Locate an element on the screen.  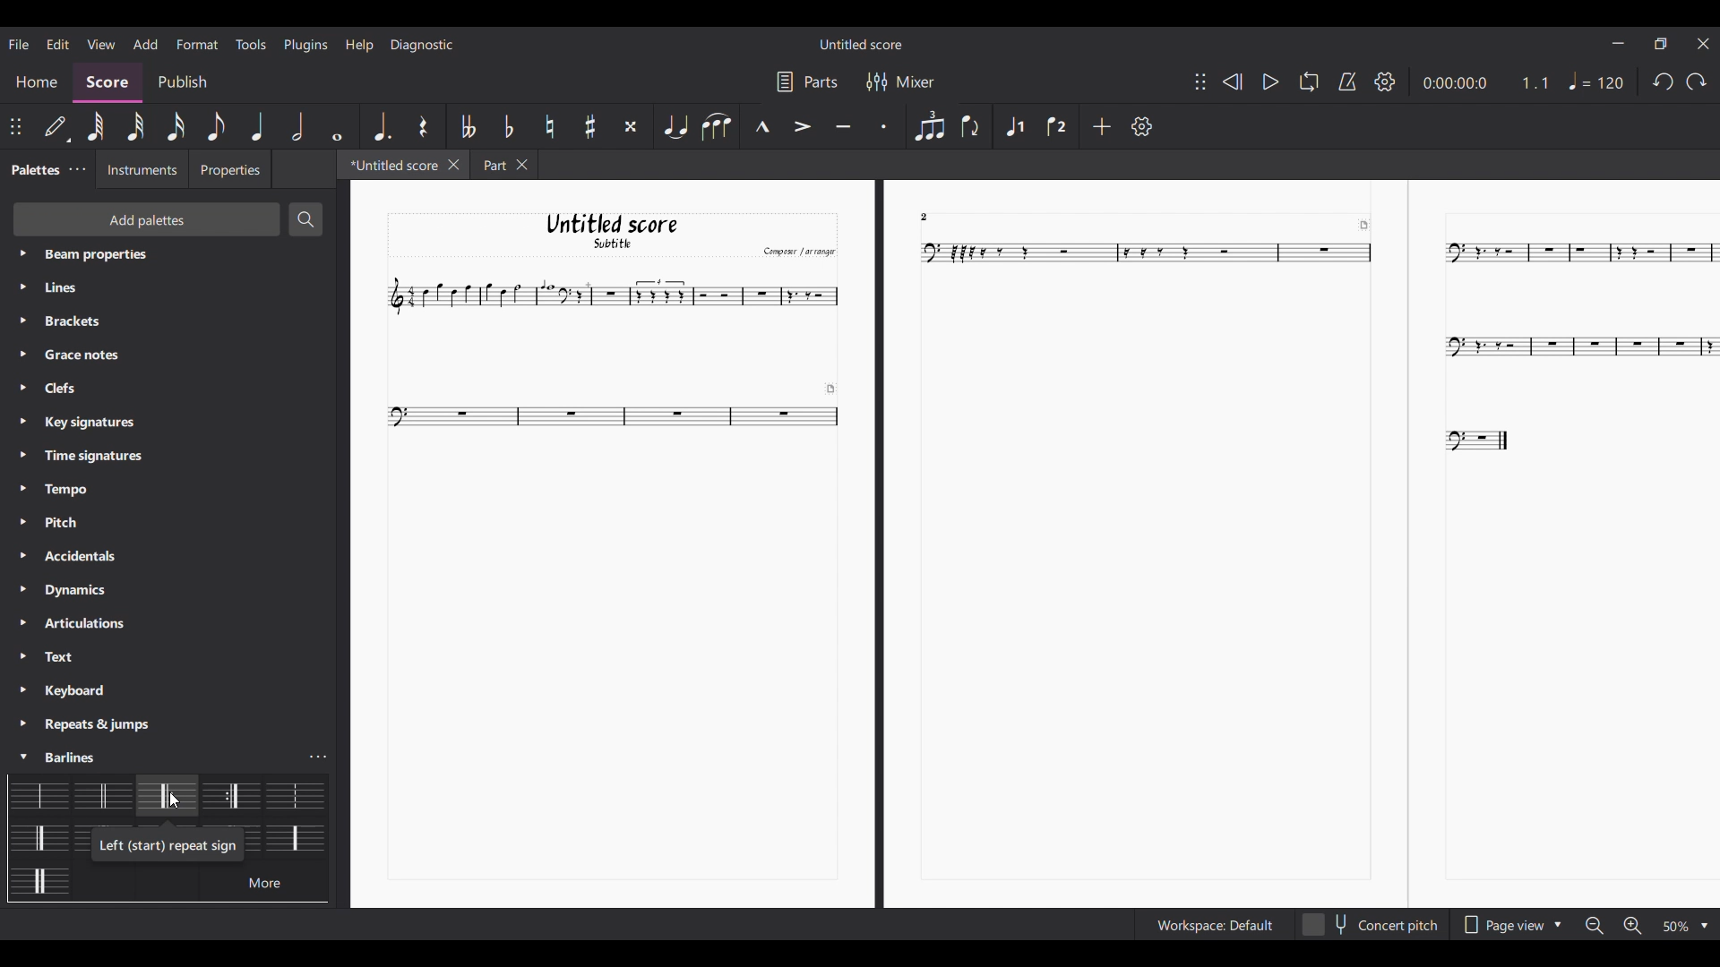
Palette settings is located at coordinates (91, 355).